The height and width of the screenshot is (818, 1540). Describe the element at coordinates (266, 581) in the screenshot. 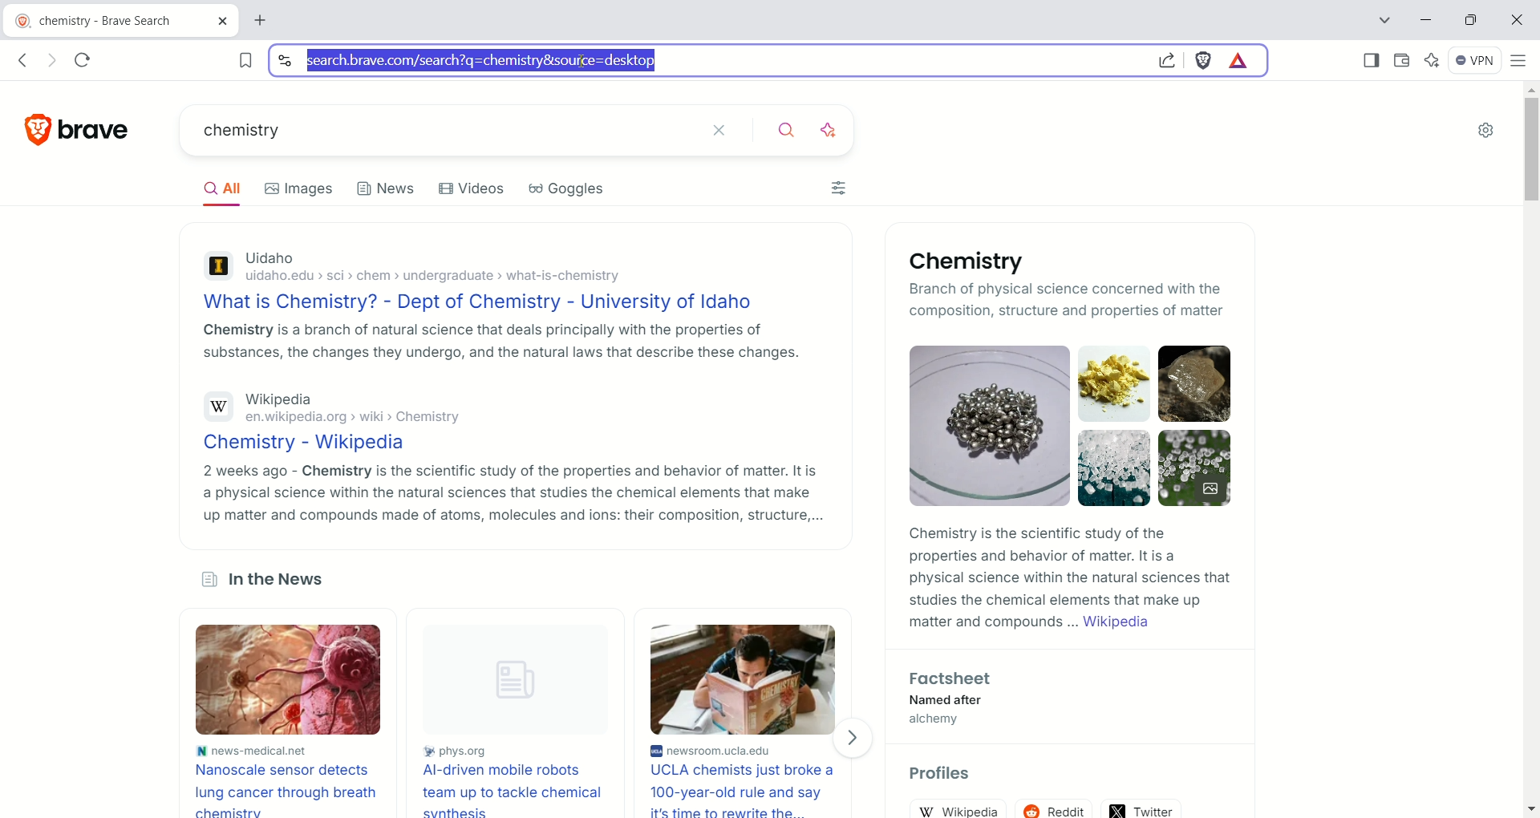

I see `In the News` at that location.